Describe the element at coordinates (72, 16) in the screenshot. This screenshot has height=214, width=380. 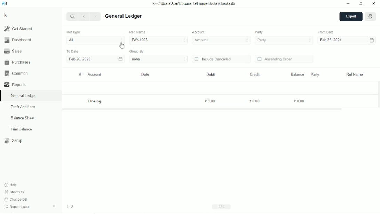
I see `Search` at that location.